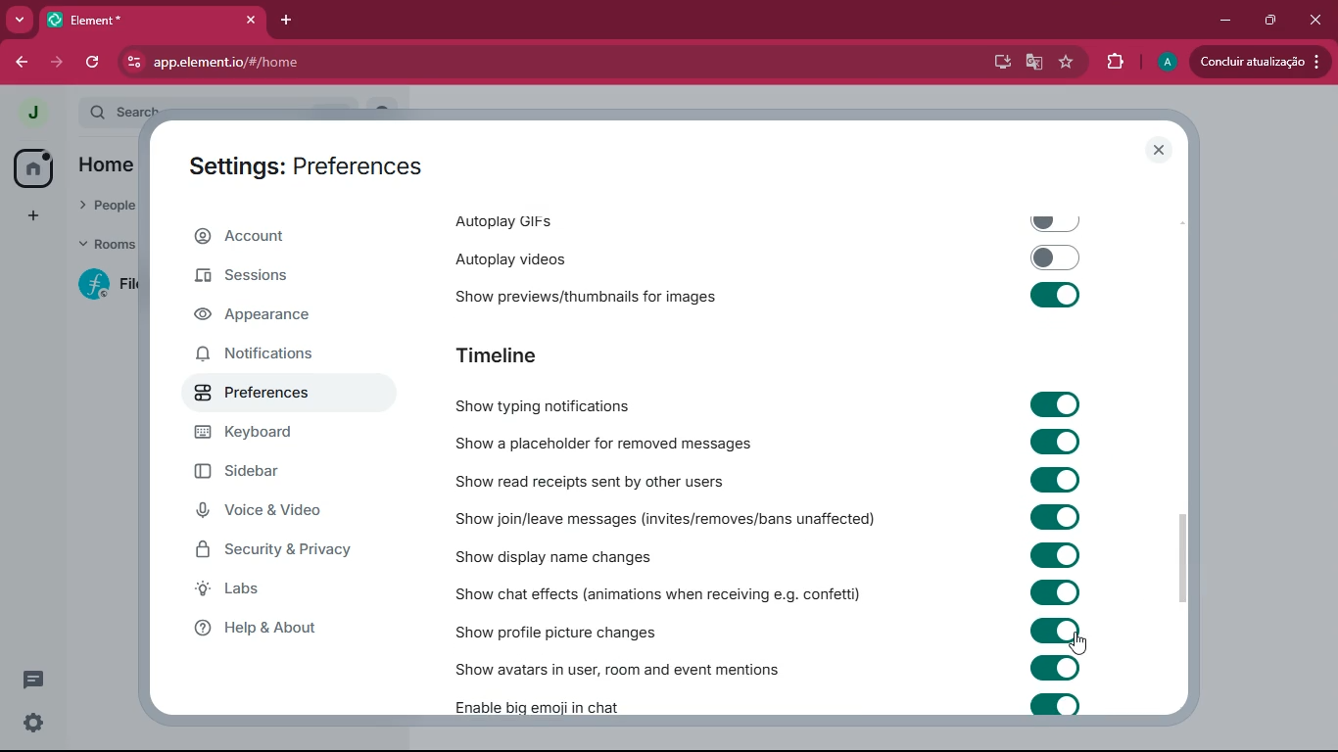  What do you see at coordinates (295, 548) in the screenshot?
I see `security & security` at bounding box center [295, 548].